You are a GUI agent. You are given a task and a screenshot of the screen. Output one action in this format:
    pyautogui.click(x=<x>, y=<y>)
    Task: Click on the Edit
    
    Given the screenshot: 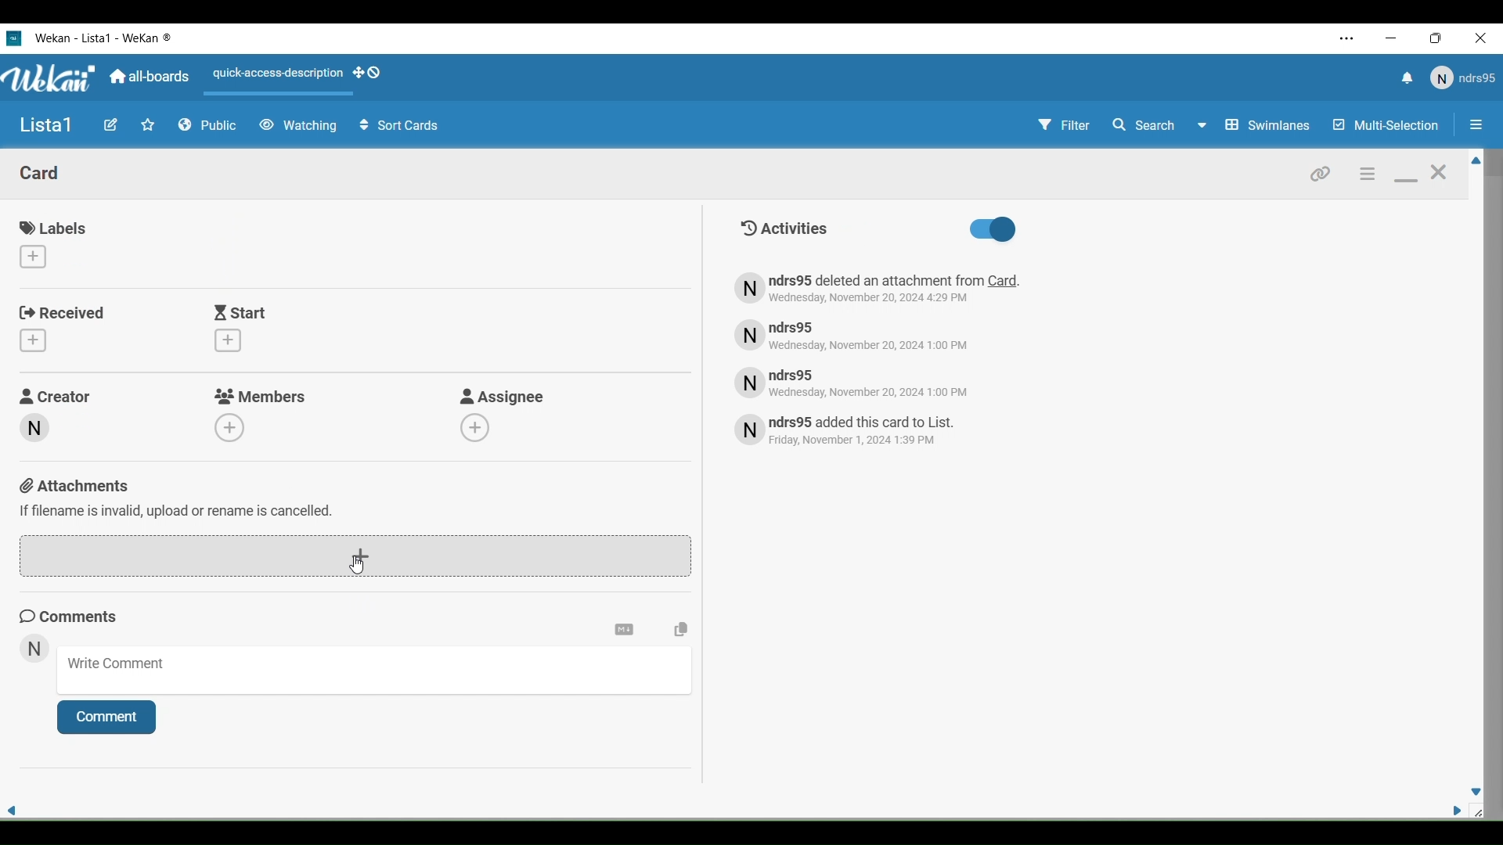 What is the action you would take?
    pyautogui.click(x=110, y=125)
    